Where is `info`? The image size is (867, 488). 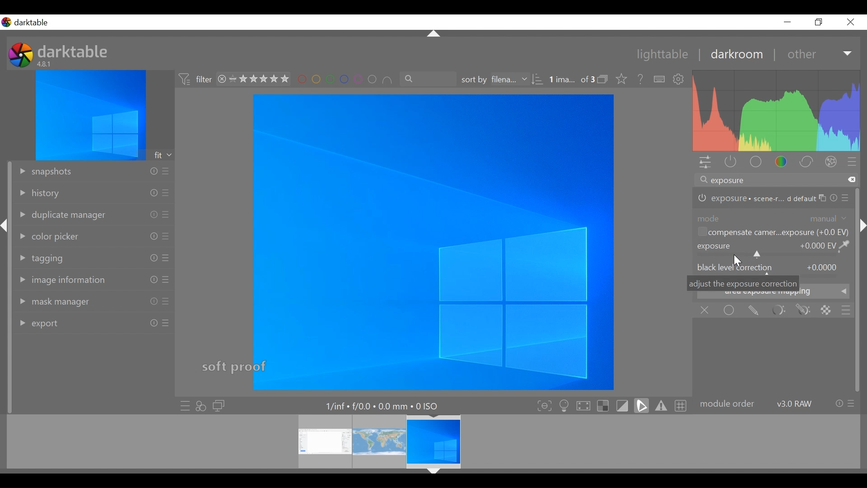 info is located at coordinates (154, 323).